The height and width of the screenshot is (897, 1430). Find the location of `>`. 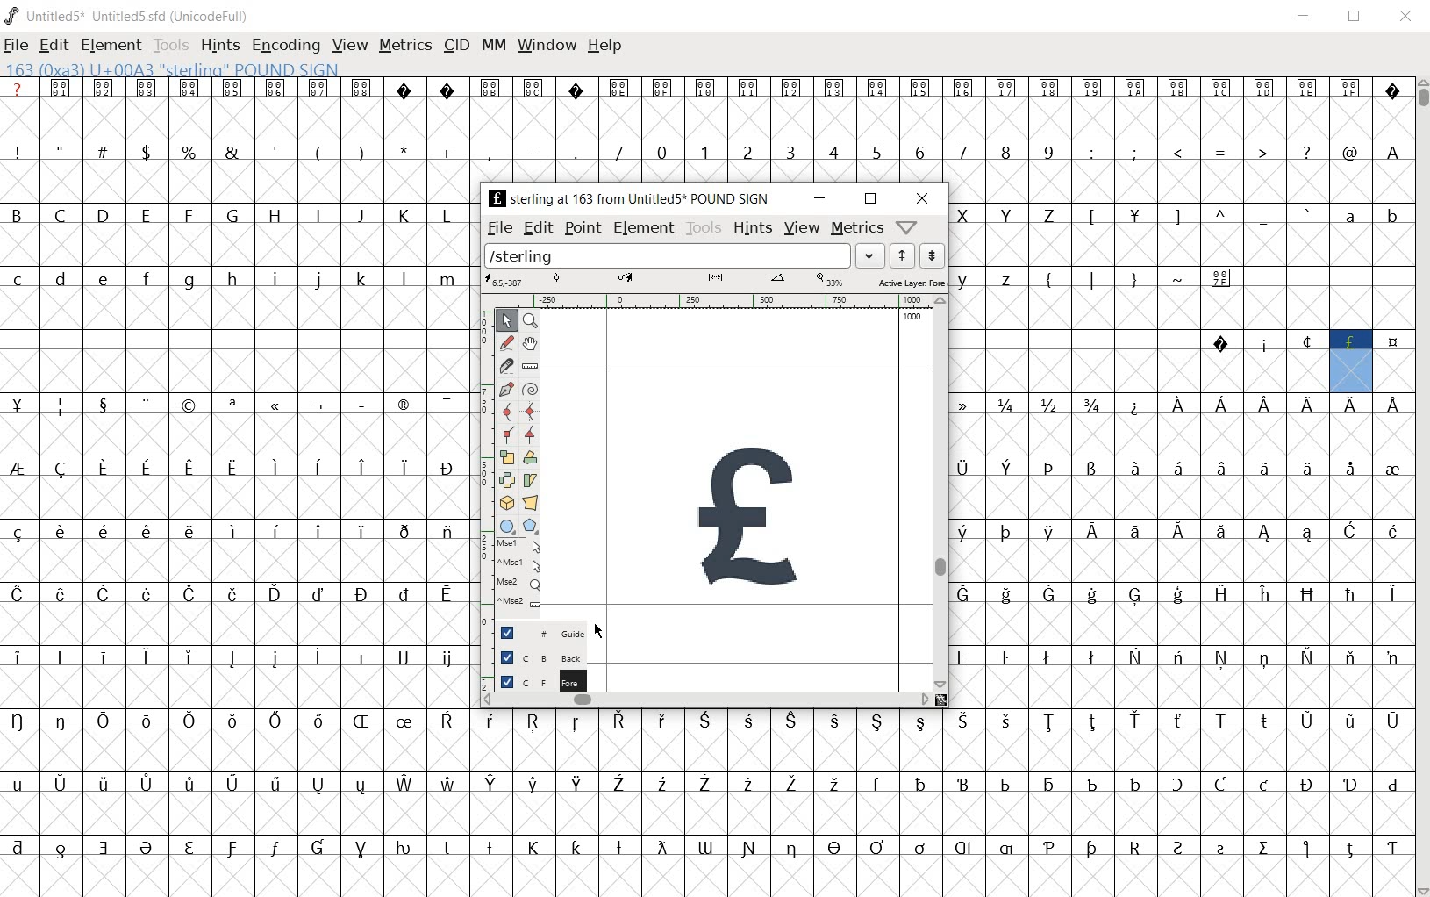

> is located at coordinates (1264, 153).